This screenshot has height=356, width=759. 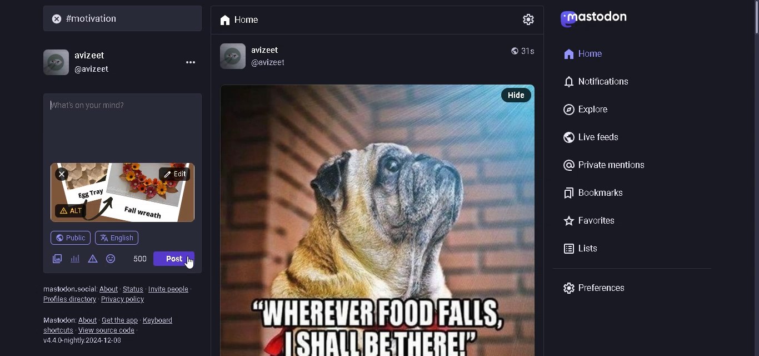 What do you see at coordinates (120, 319) in the screenshot?
I see `get the app` at bounding box center [120, 319].